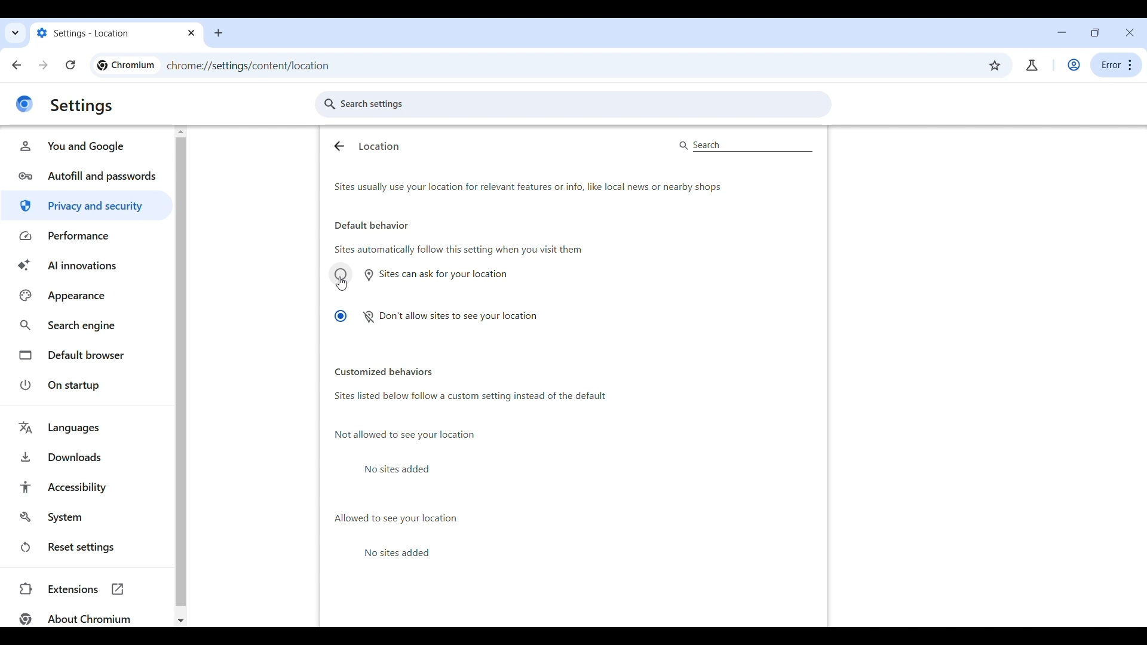 This screenshot has height=645, width=1147. What do you see at coordinates (105, 32) in the screenshot?
I see `Setting - site settings` at bounding box center [105, 32].